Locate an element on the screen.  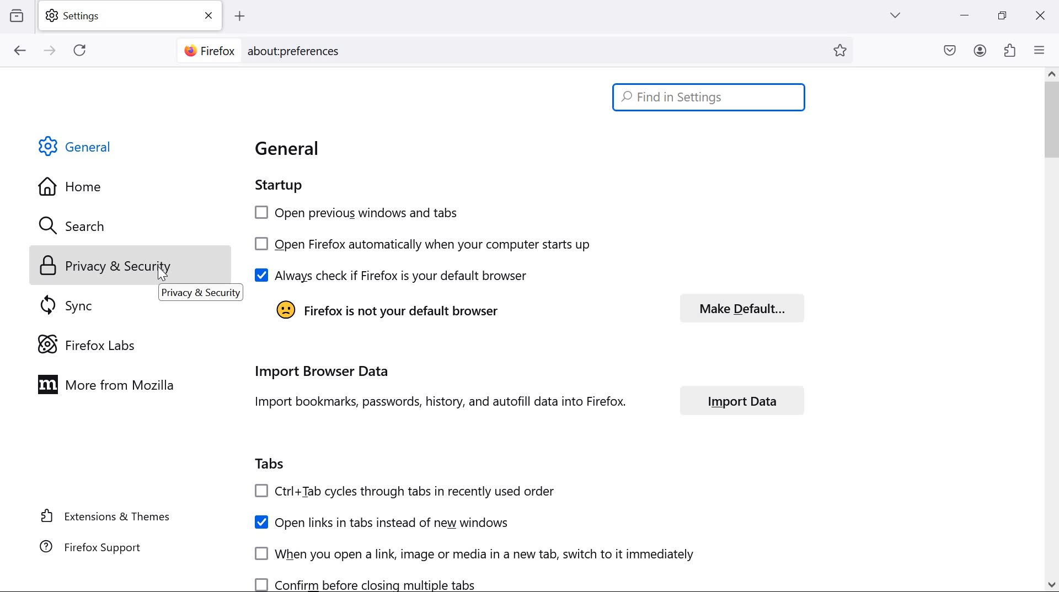
reload is located at coordinates (79, 50).